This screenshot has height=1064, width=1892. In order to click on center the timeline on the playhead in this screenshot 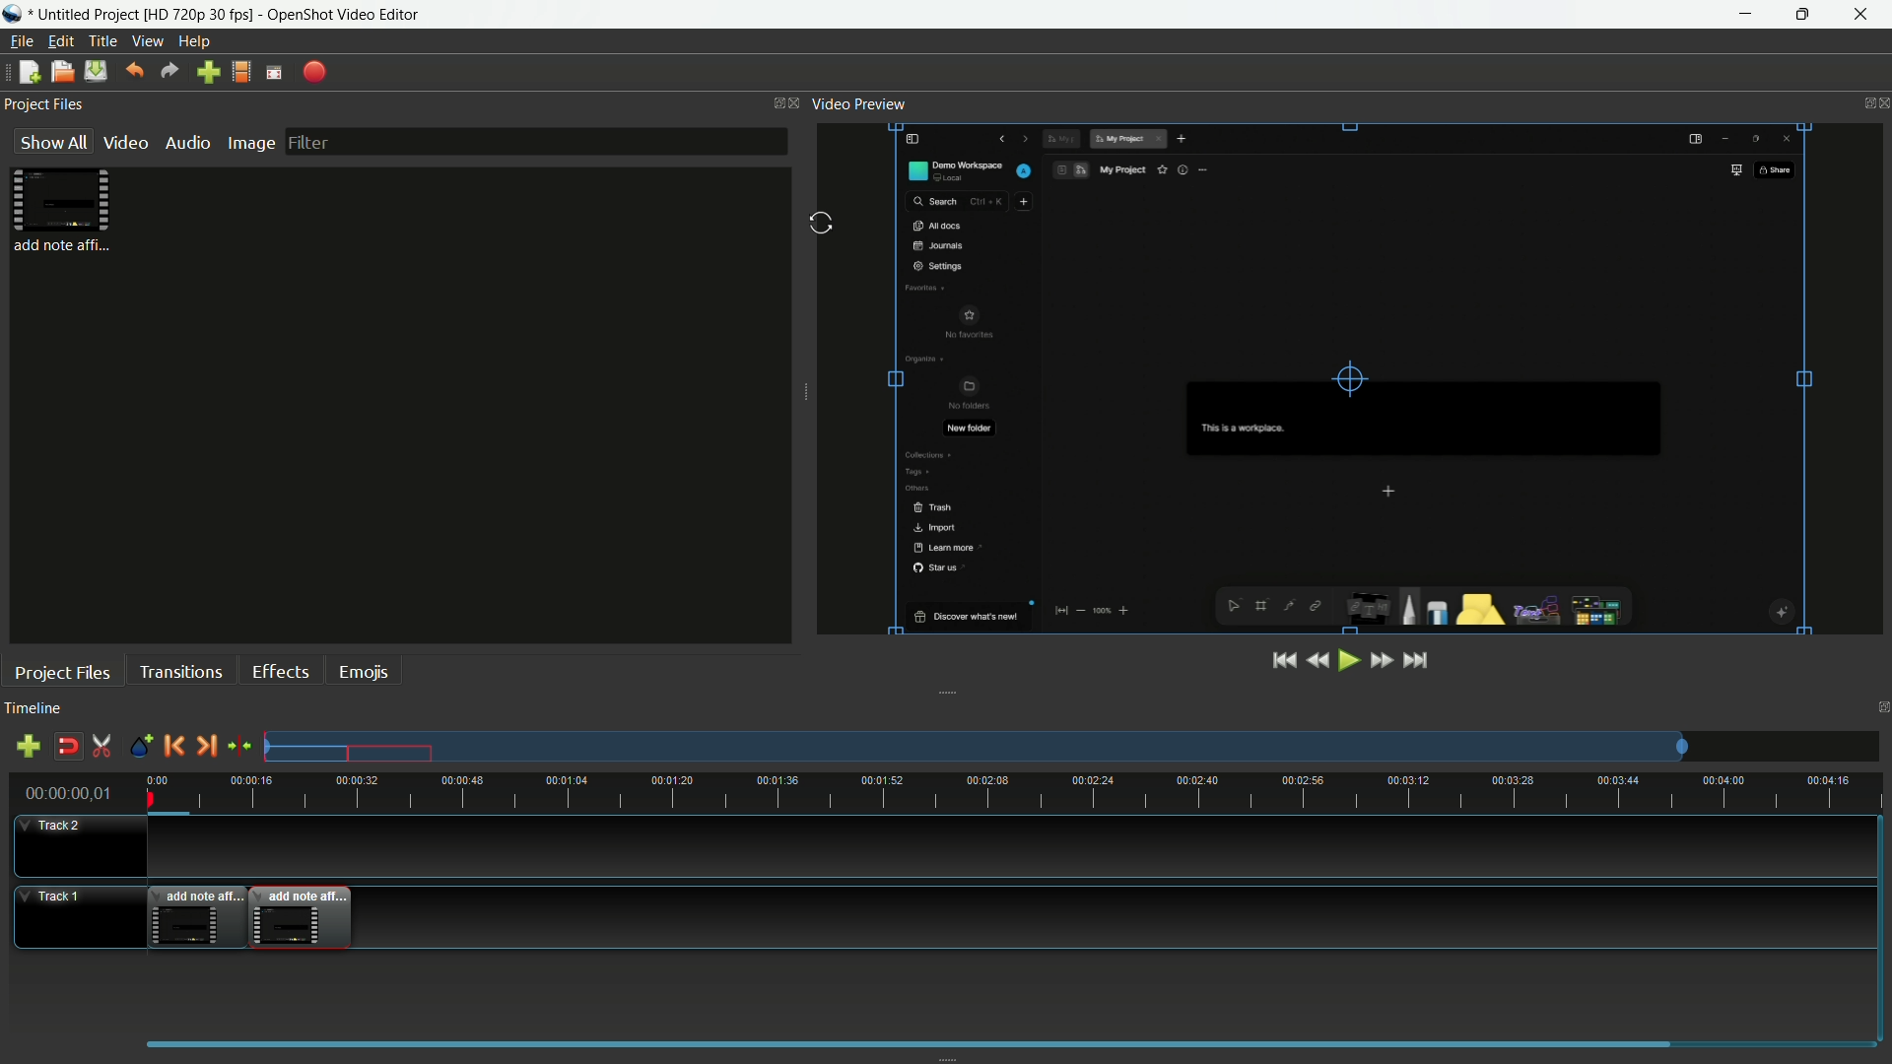, I will do `click(239, 745)`.